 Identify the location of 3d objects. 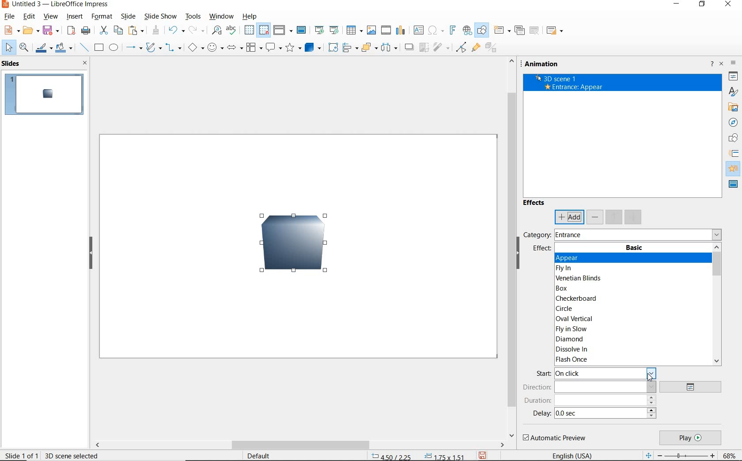
(313, 48).